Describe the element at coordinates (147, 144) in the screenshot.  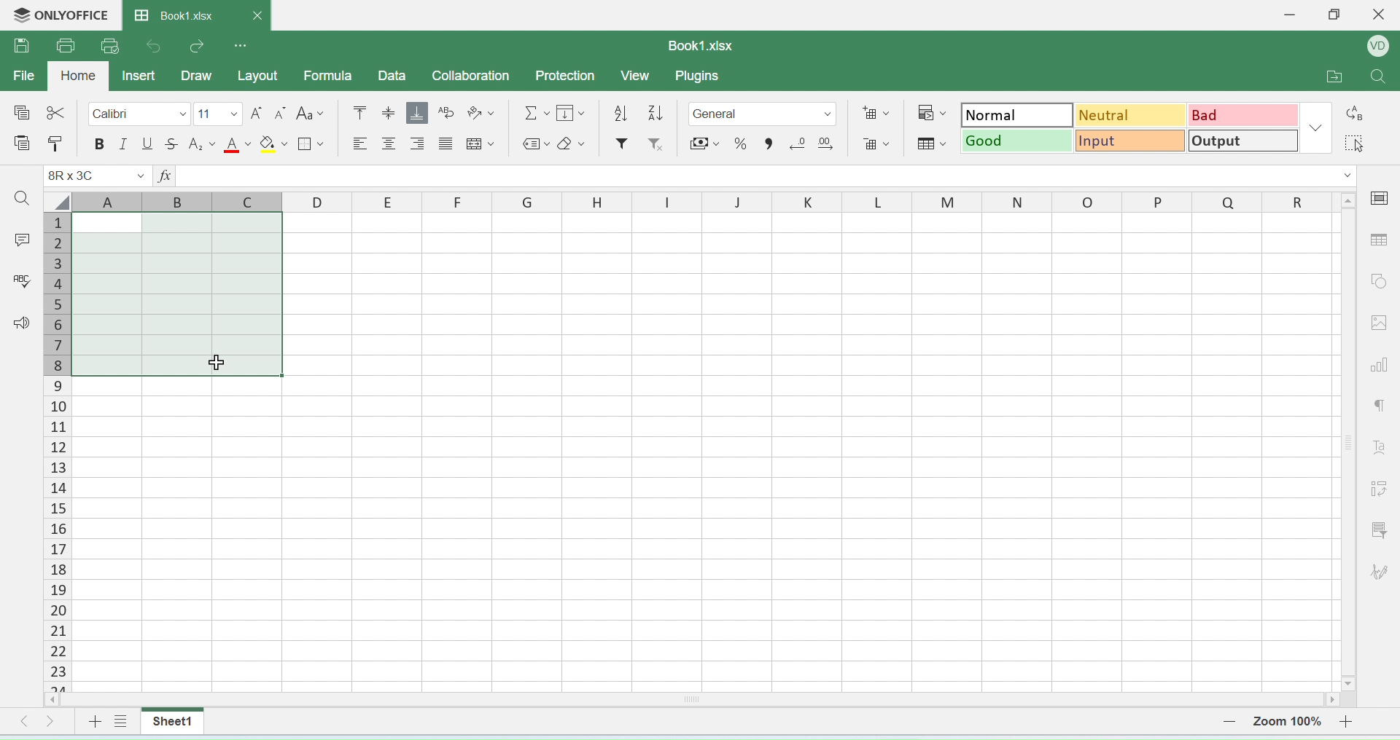
I see `underline` at that location.